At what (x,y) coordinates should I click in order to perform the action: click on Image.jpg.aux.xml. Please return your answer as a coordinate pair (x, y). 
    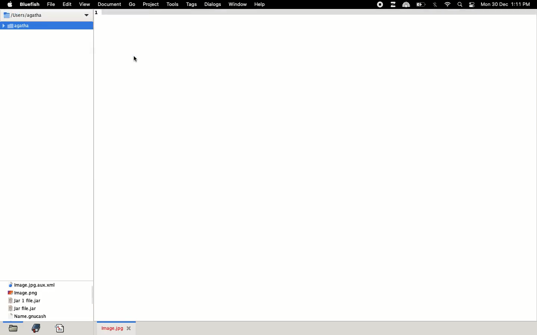
    Looking at the image, I should click on (34, 285).